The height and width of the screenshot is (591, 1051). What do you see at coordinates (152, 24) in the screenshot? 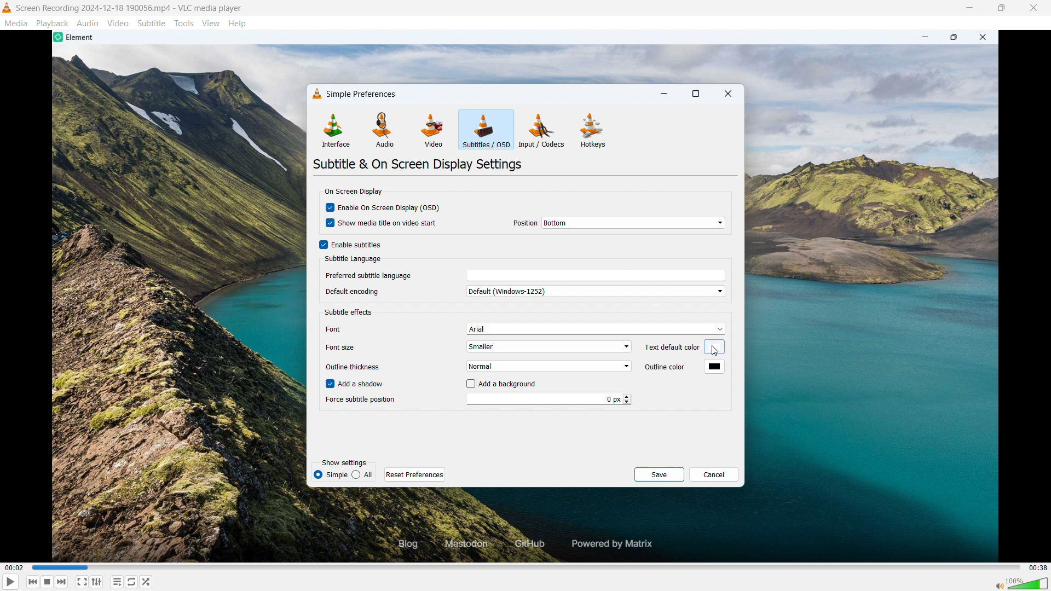
I see `Subtitle ` at bounding box center [152, 24].